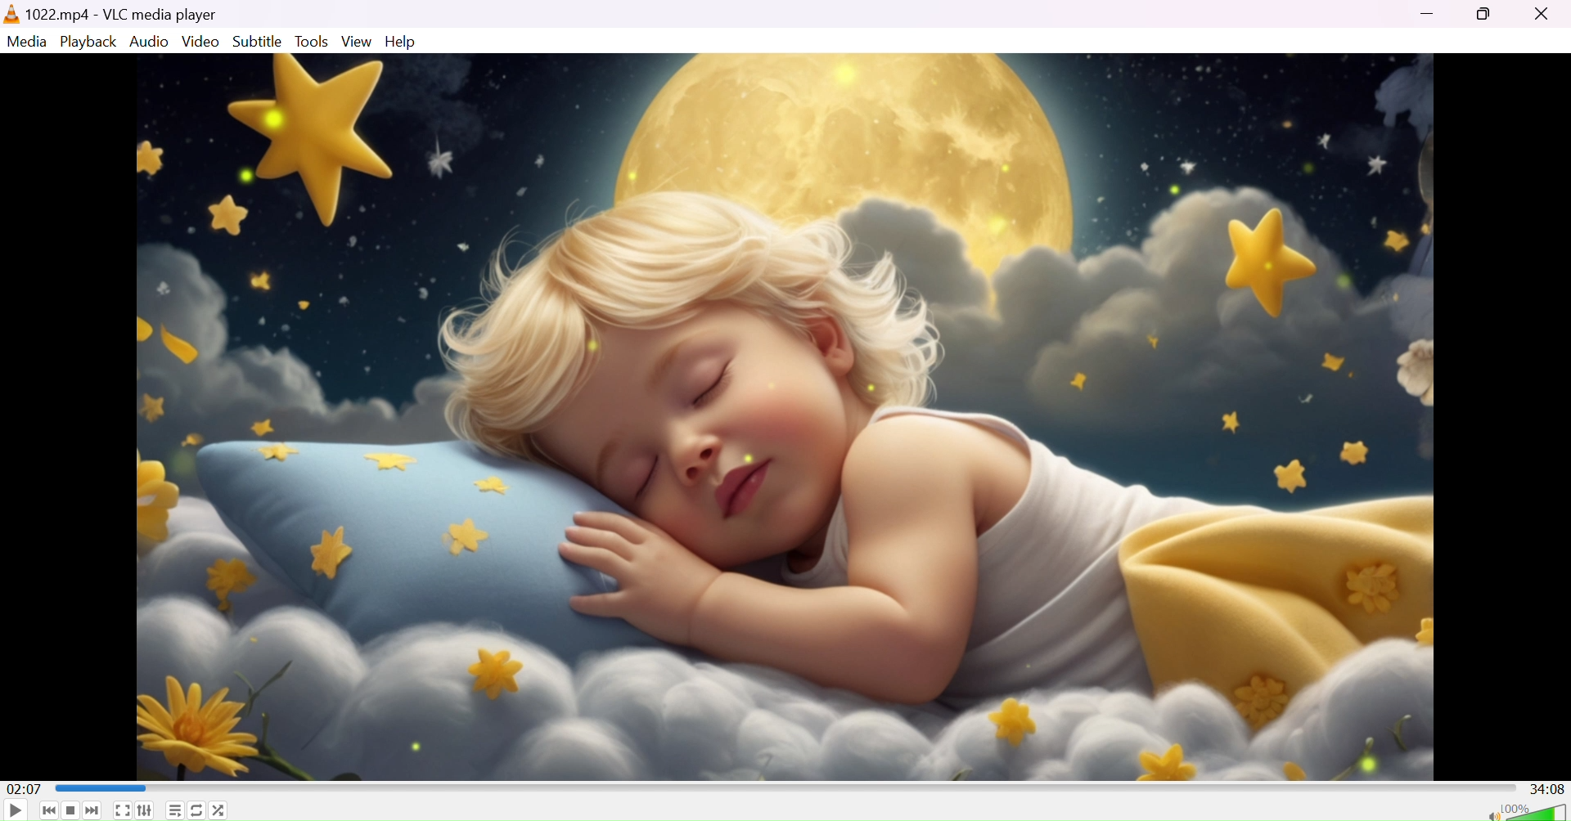 Image resolution: width=1571 pixels, height=821 pixels. I want to click on Play, so click(15, 810).